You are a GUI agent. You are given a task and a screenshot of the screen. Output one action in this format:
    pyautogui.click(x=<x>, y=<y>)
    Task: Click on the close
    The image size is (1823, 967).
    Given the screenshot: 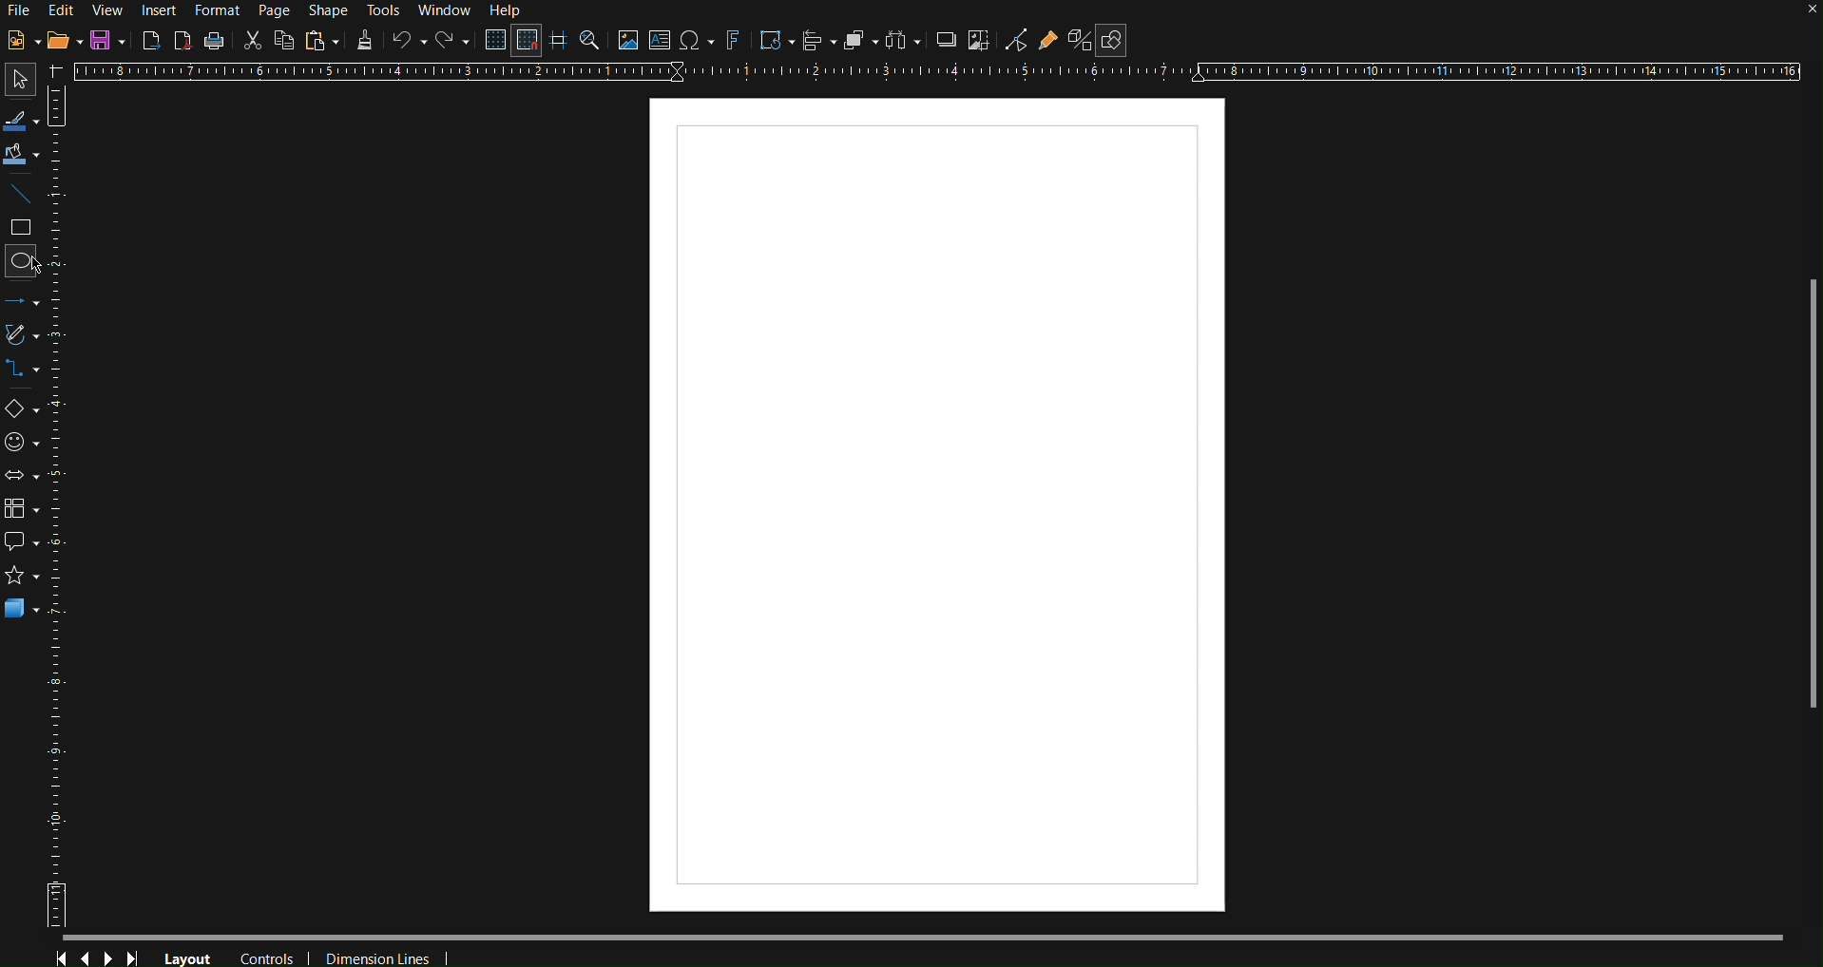 What is the action you would take?
    pyautogui.click(x=1811, y=11)
    